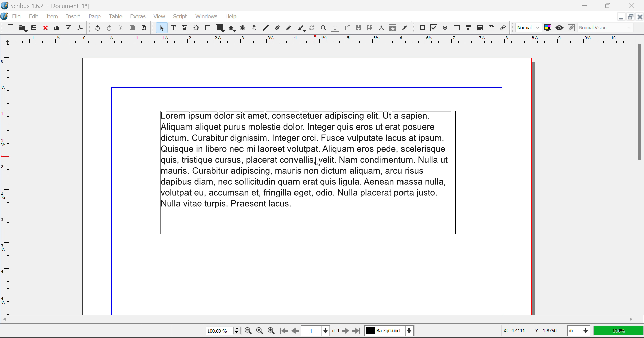  Describe the element at coordinates (295, 332) in the screenshot. I see `Previous Page` at that location.